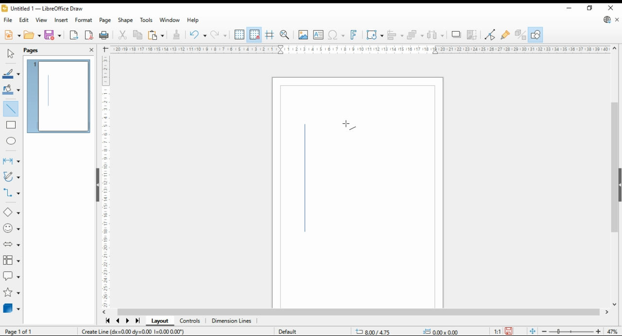  Describe the element at coordinates (336, 35) in the screenshot. I see `insert special characters` at that location.